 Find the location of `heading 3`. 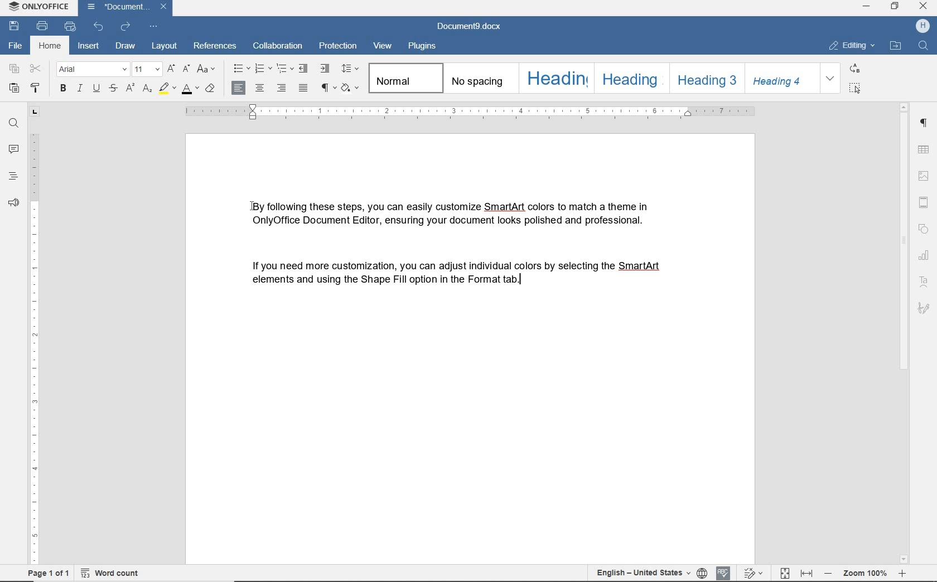

heading 3 is located at coordinates (705, 77).